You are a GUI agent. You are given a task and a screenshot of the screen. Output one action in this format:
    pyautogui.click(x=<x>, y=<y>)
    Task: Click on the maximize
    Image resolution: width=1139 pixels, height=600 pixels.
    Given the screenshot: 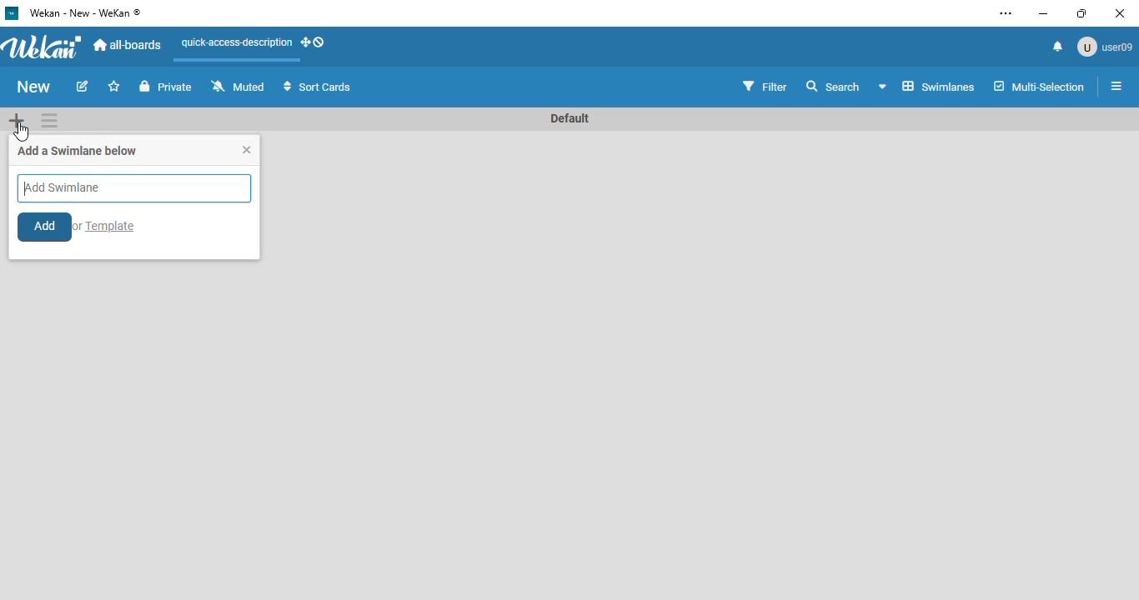 What is the action you would take?
    pyautogui.click(x=1082, y=13)
    